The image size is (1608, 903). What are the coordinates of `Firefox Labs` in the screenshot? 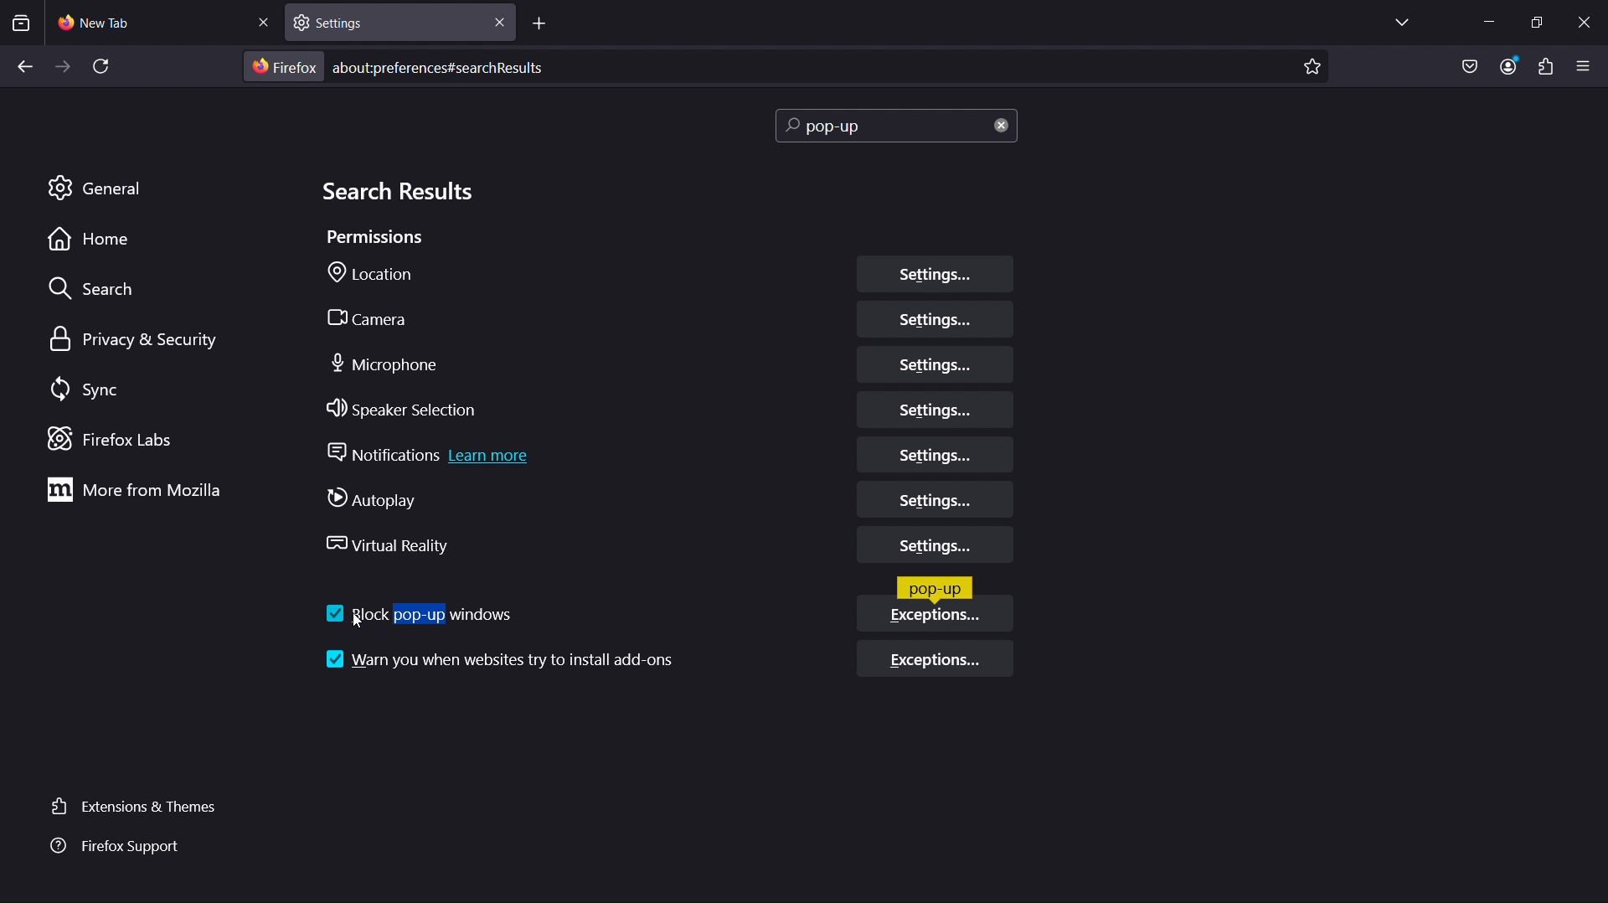 It's located at (114, 439).